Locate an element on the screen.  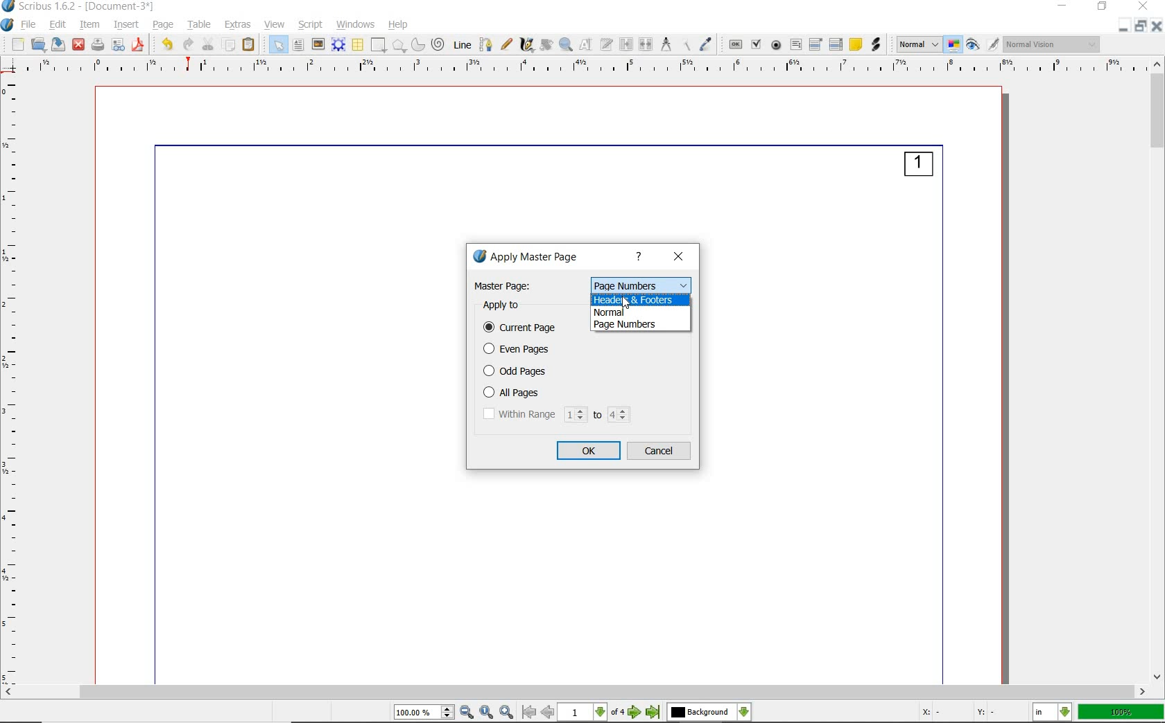
text annotation is located at coordinates (856, 44).